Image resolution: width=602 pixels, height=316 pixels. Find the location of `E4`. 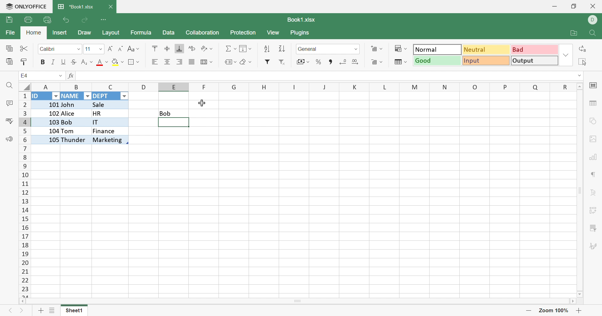

E4 is located at coordinates (25, 75).